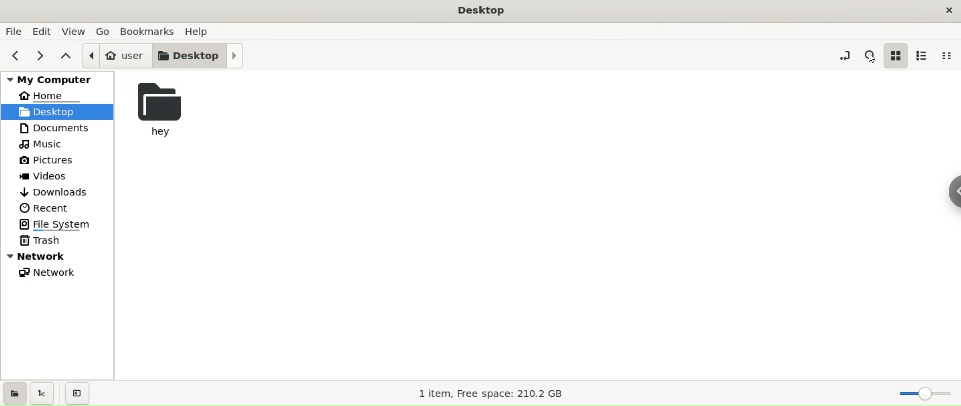  Describe the element at coordinates (925, 55) in the screenshot. I see `list view` at that location.